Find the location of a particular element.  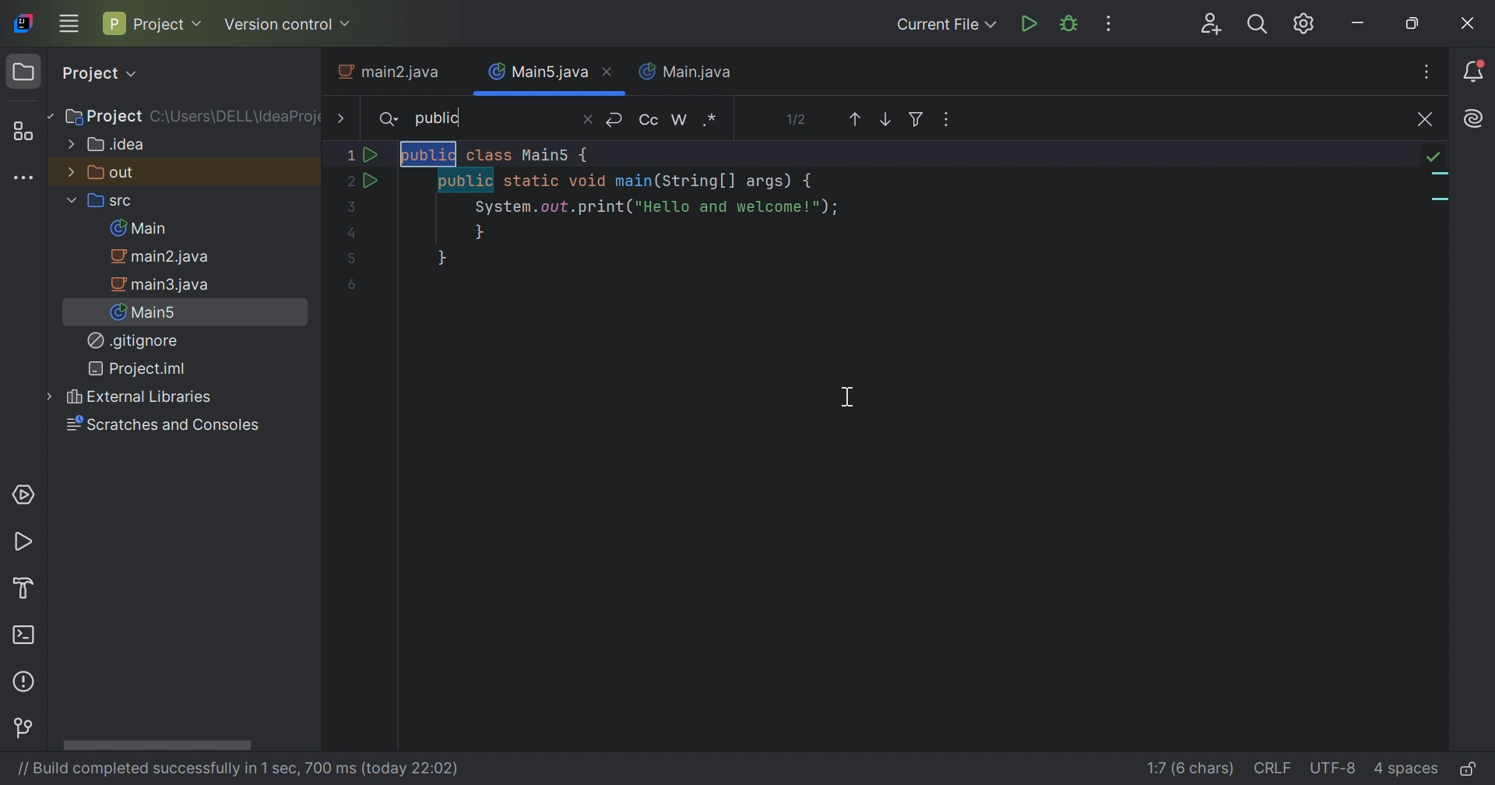

Version Control is located at coordinates (26, 730).